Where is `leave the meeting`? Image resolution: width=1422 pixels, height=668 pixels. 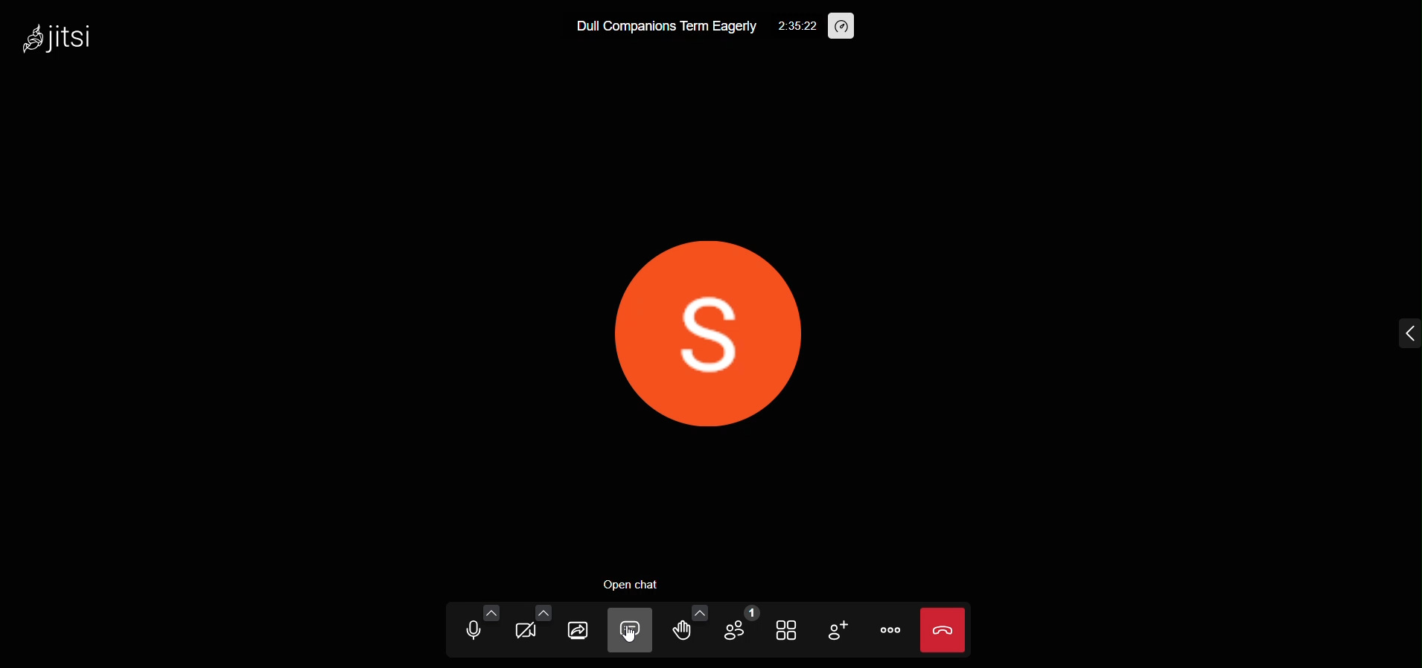 leave the meeting is located at coordinates (945, 627).